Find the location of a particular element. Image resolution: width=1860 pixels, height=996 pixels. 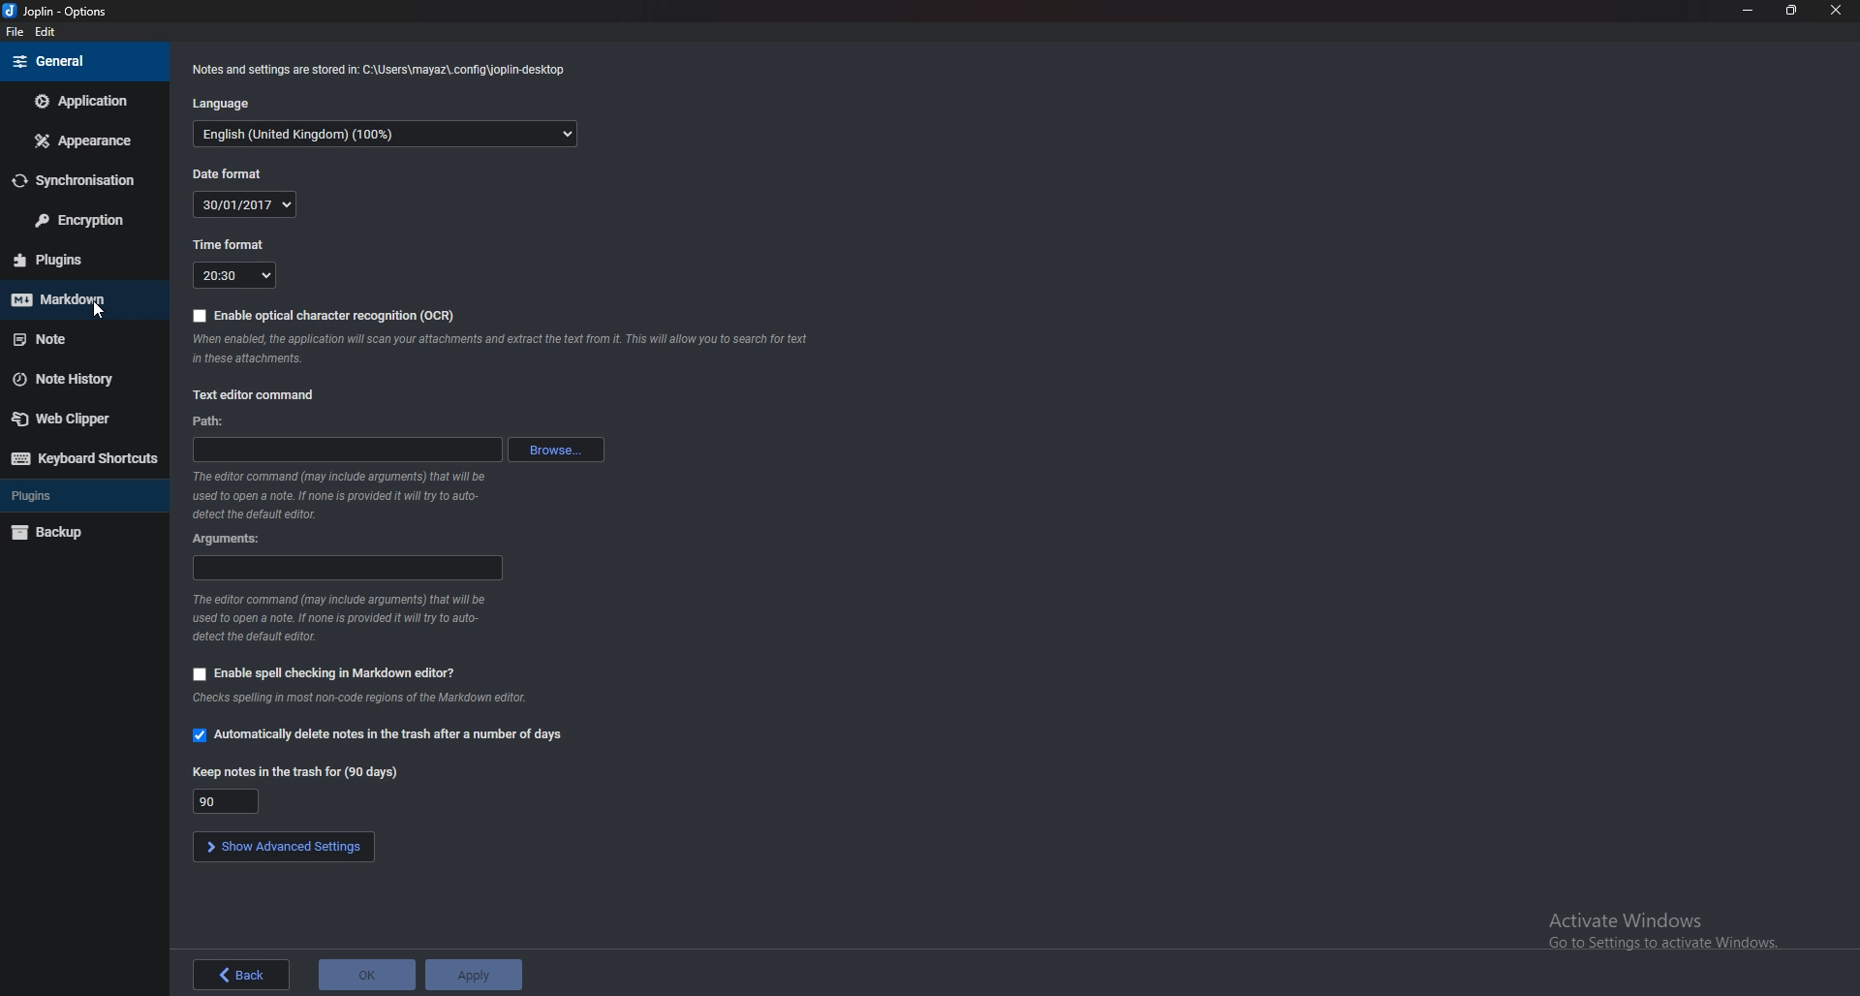

show advanced settings is located at coordinates (283, 847).